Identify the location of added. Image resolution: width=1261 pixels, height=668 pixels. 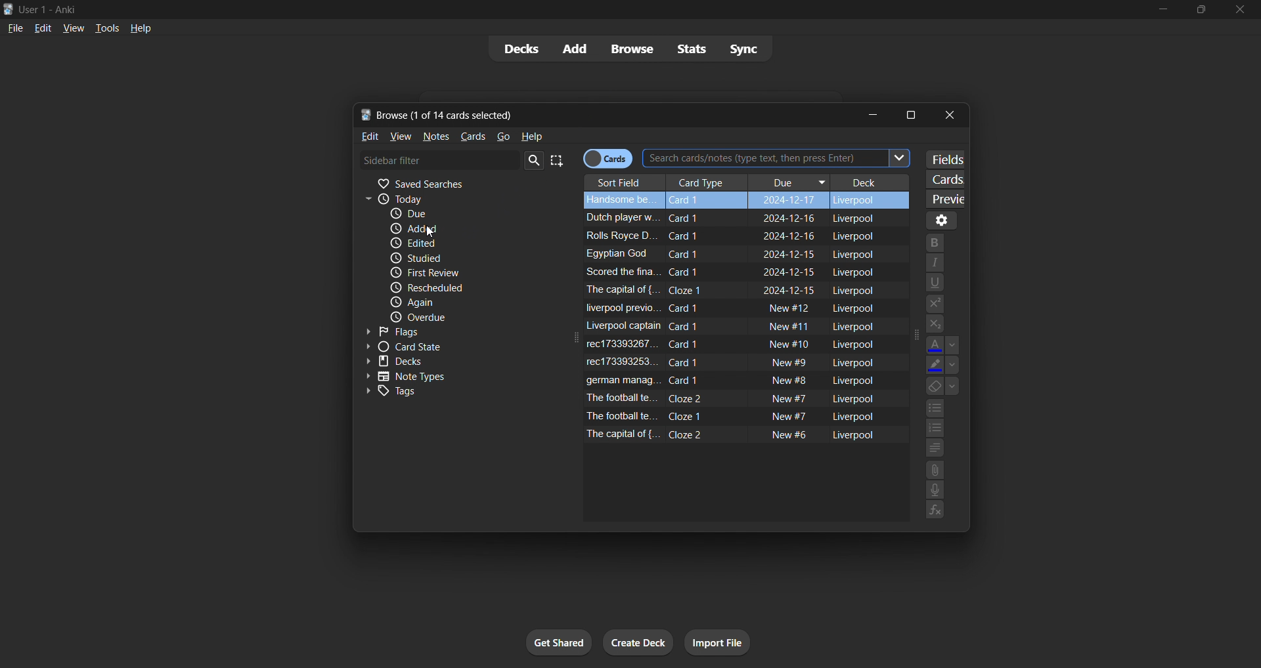
(452, 230).